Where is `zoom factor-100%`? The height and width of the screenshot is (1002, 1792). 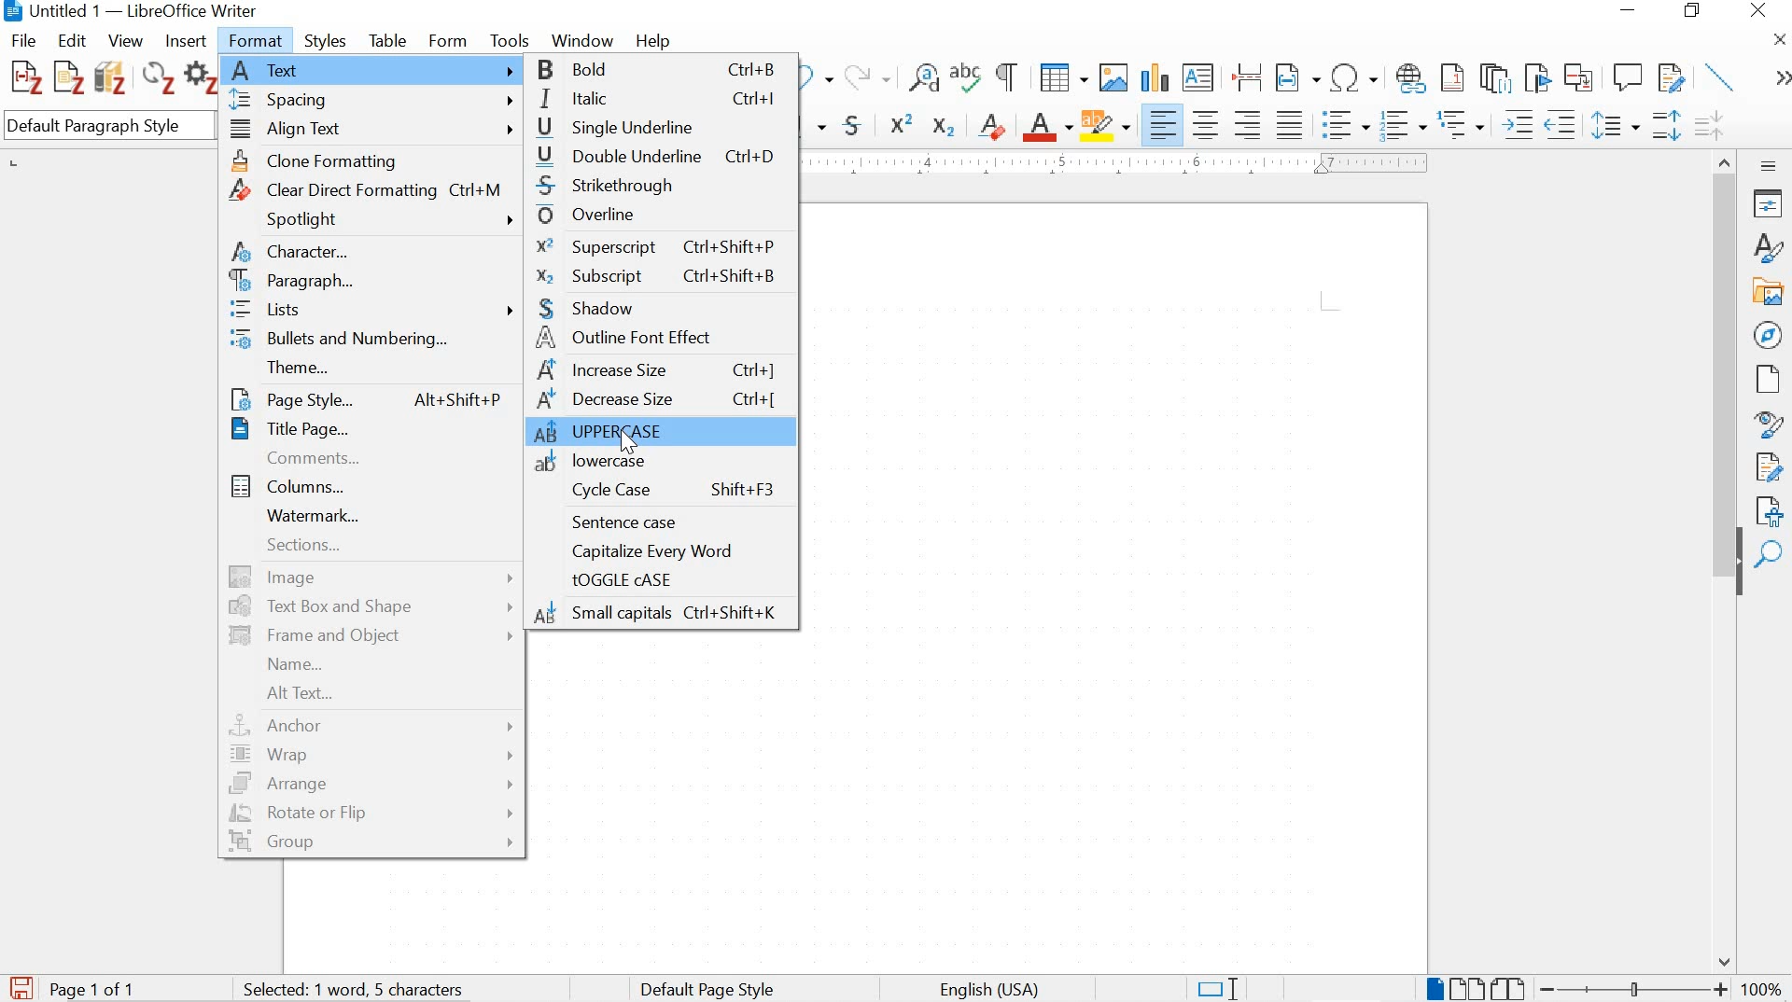 zoom factor-100% is located at coordinates (1762, 988).